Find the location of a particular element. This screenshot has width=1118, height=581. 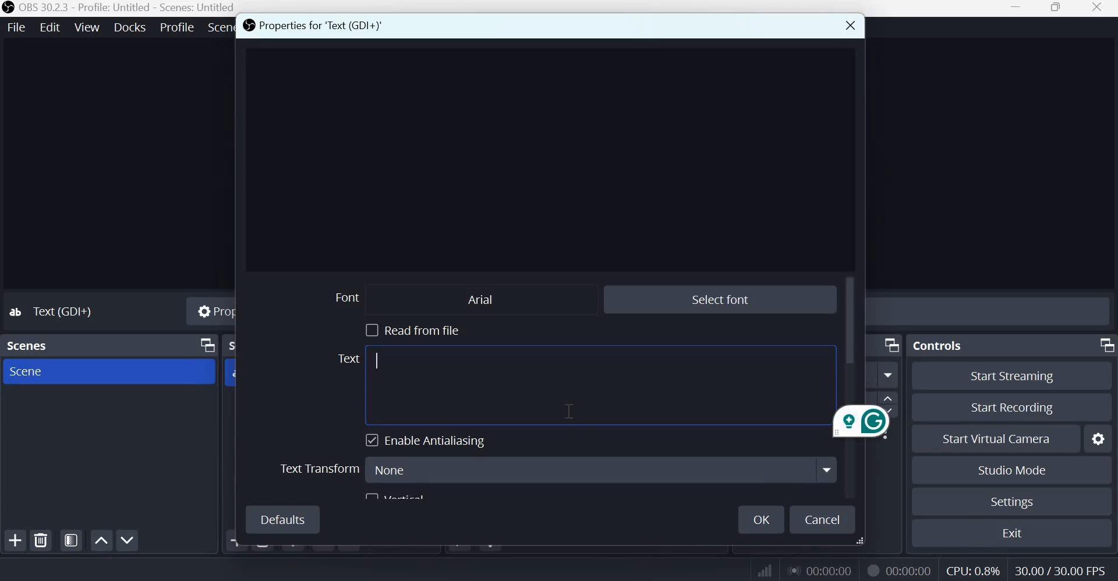

Grammarly is located at coordinates (858, 423).